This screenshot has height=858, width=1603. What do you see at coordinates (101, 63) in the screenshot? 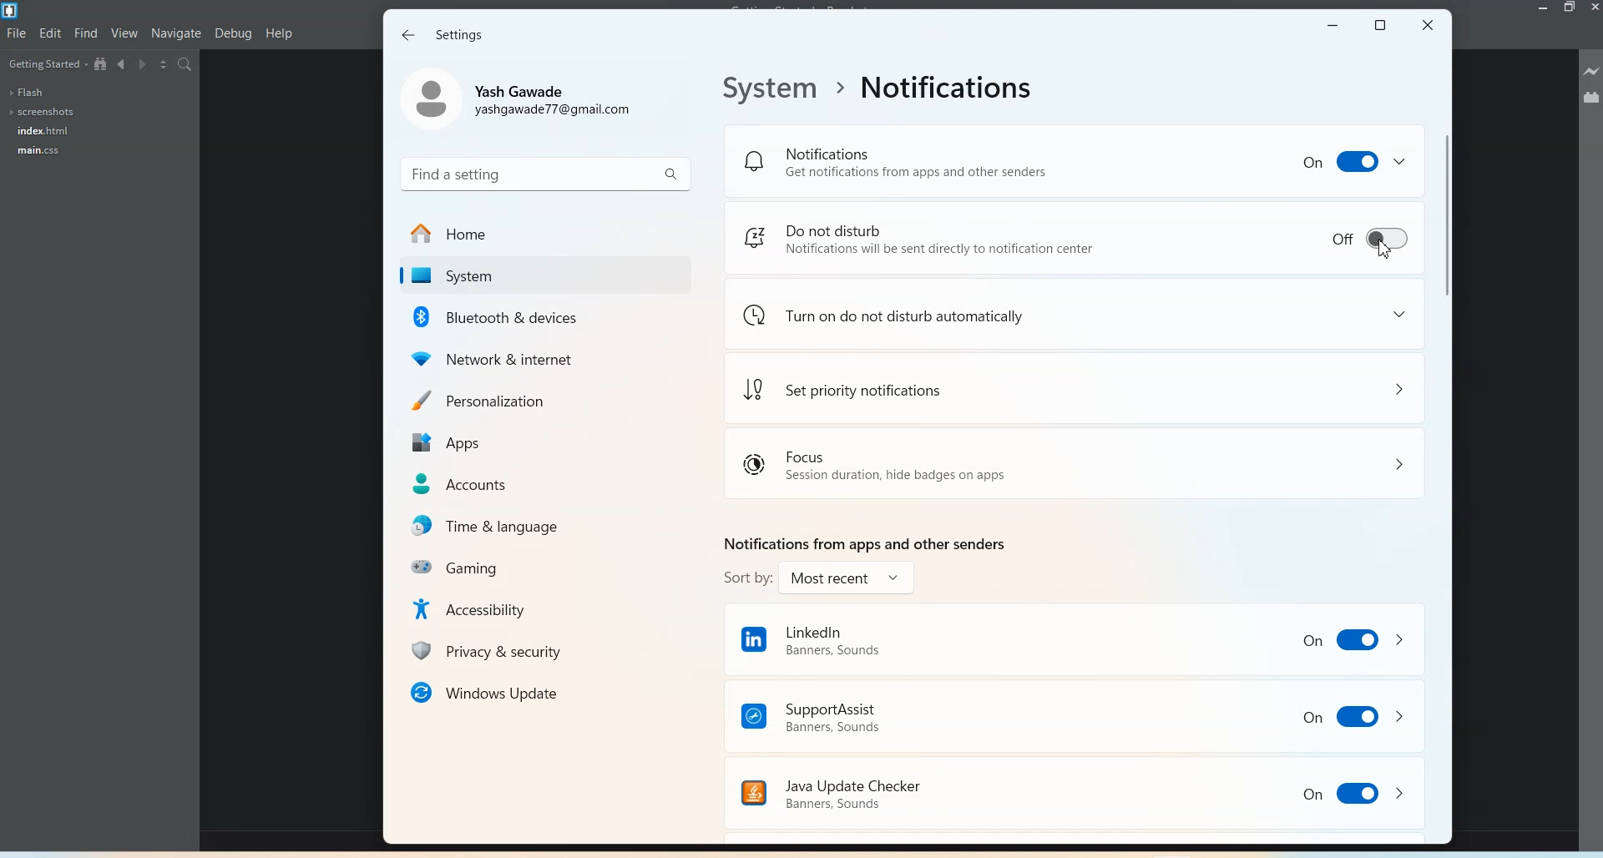
I see `View in file tree` at bounding box center [101, 63].